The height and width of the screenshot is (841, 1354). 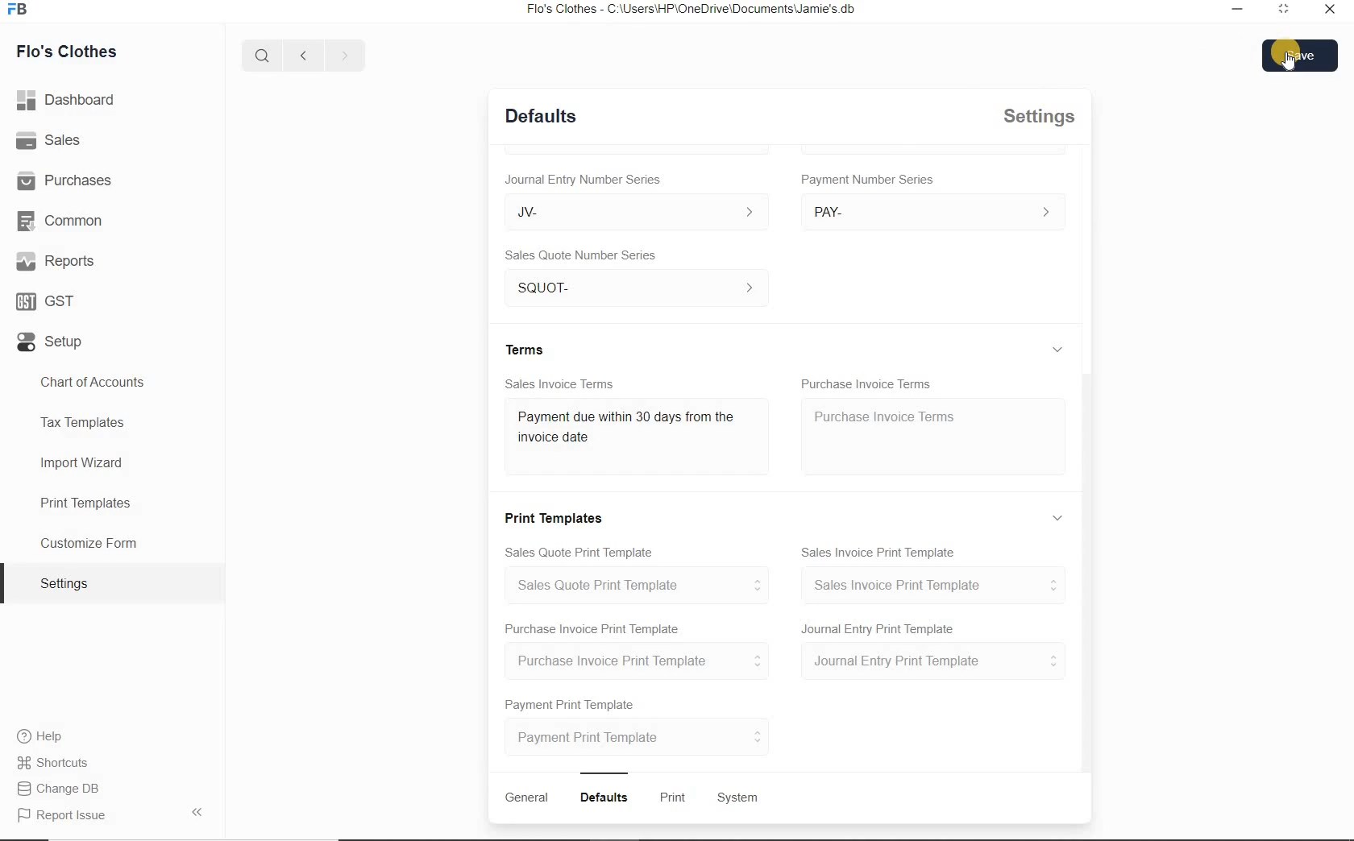 I want to click on Dashboard, so click(x=67, y=100).